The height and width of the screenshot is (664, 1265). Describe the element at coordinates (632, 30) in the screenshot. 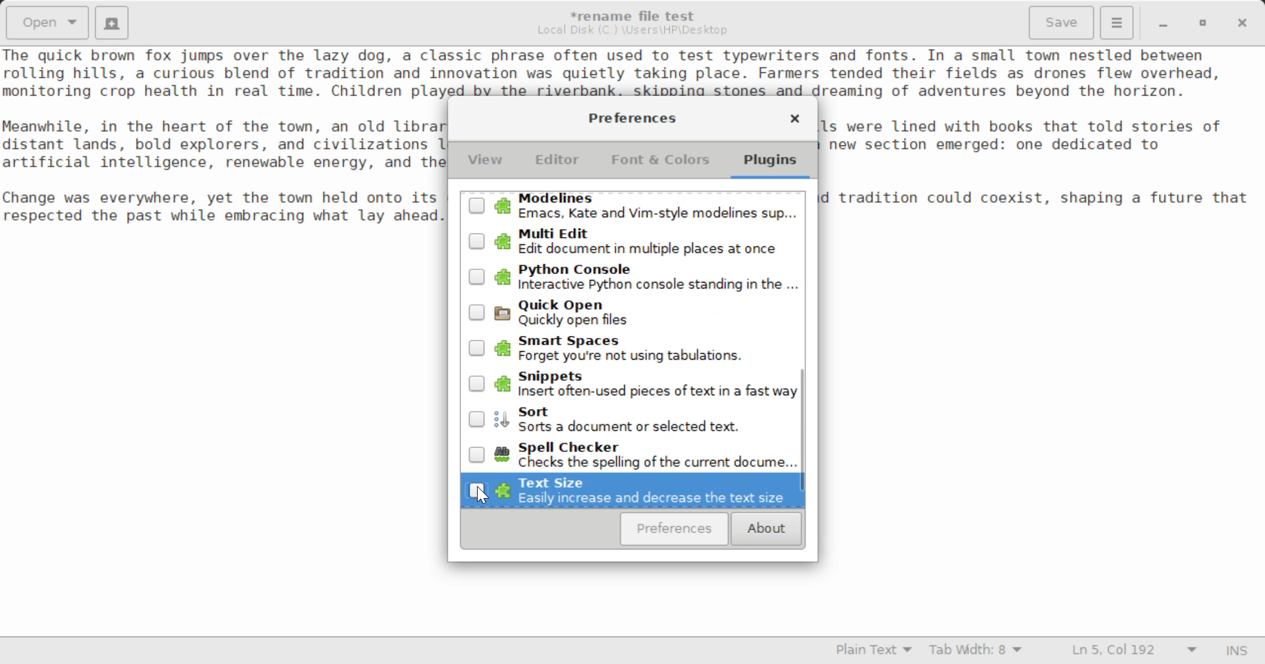

I see `File Location` at that location.